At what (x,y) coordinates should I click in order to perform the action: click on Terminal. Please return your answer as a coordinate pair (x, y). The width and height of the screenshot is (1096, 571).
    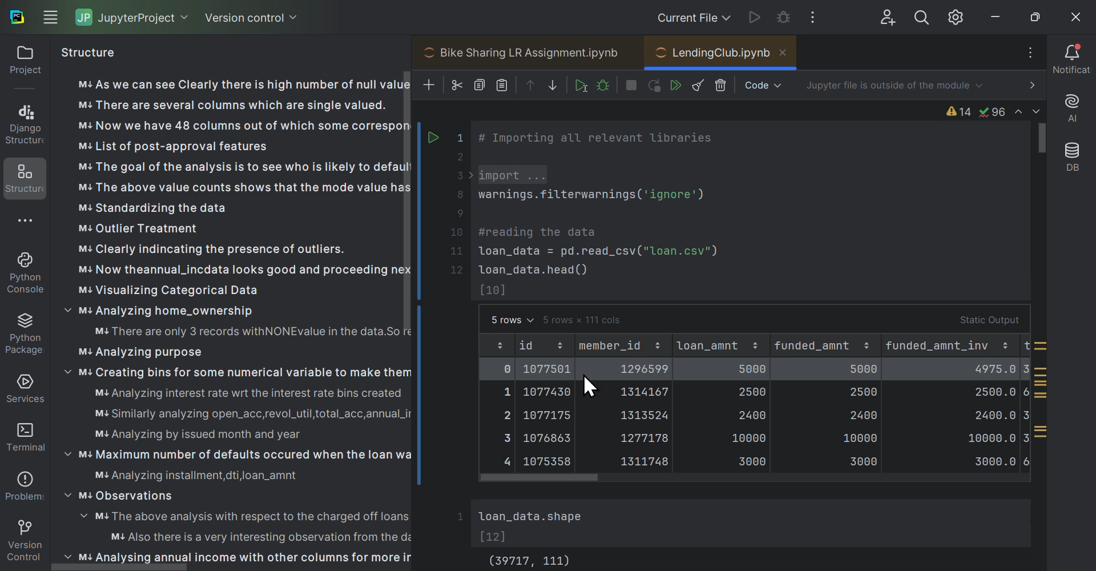
    Looking at the image, I should click on (23, 435).